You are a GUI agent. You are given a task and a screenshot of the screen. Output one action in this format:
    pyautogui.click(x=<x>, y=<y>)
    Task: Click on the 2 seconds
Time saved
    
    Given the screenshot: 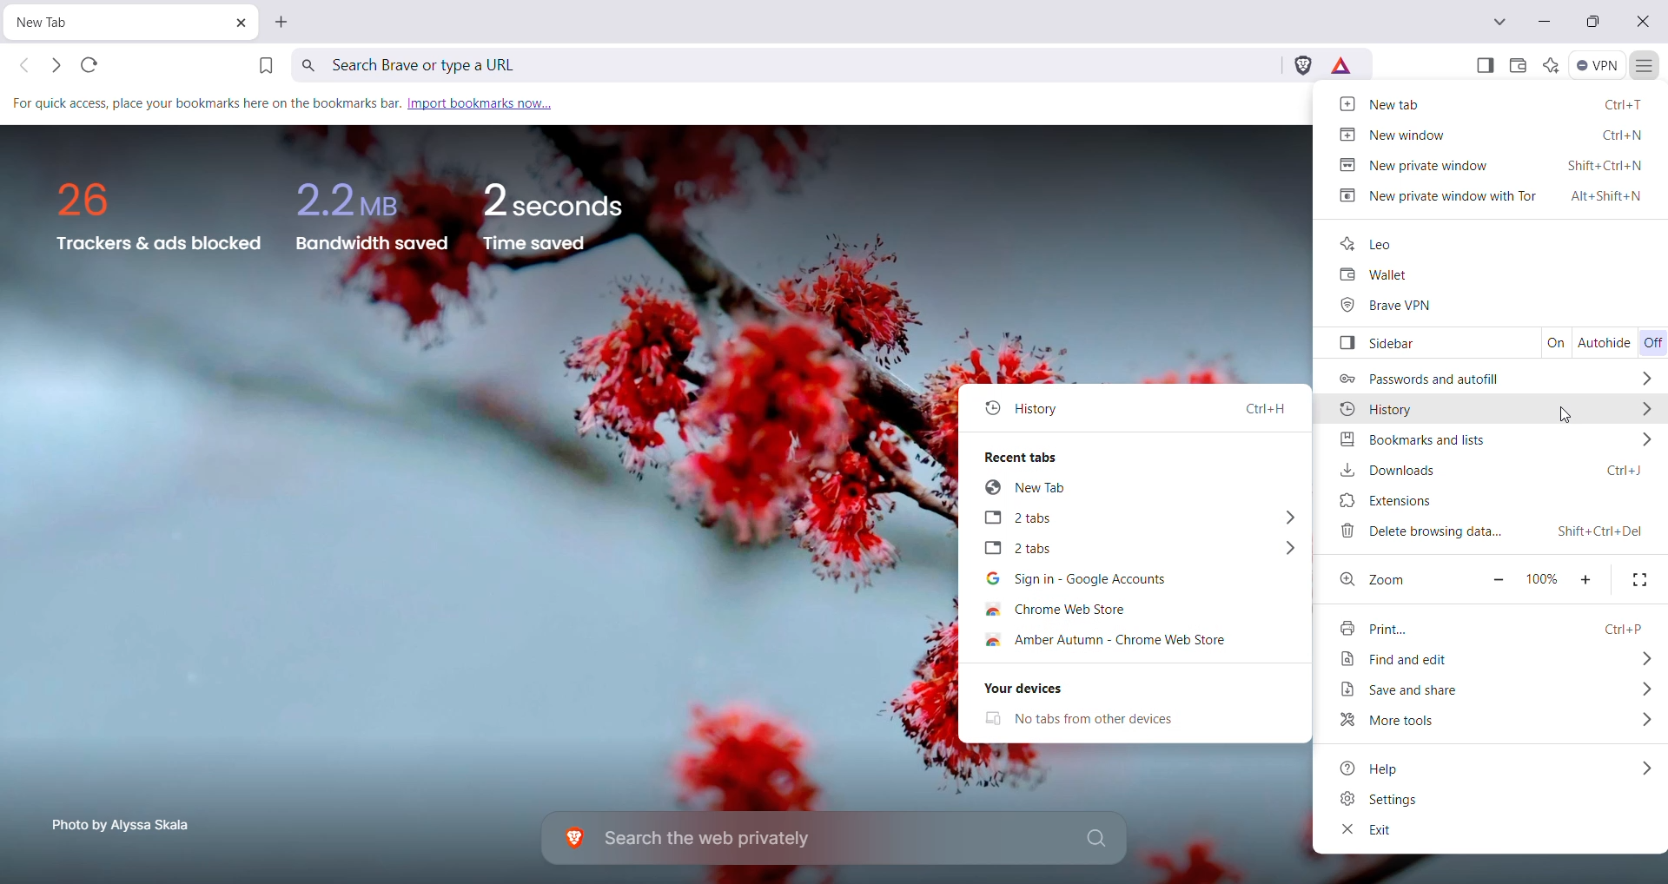 What is the action you would take?
    pyautogui.click(x=565, y=211)
    